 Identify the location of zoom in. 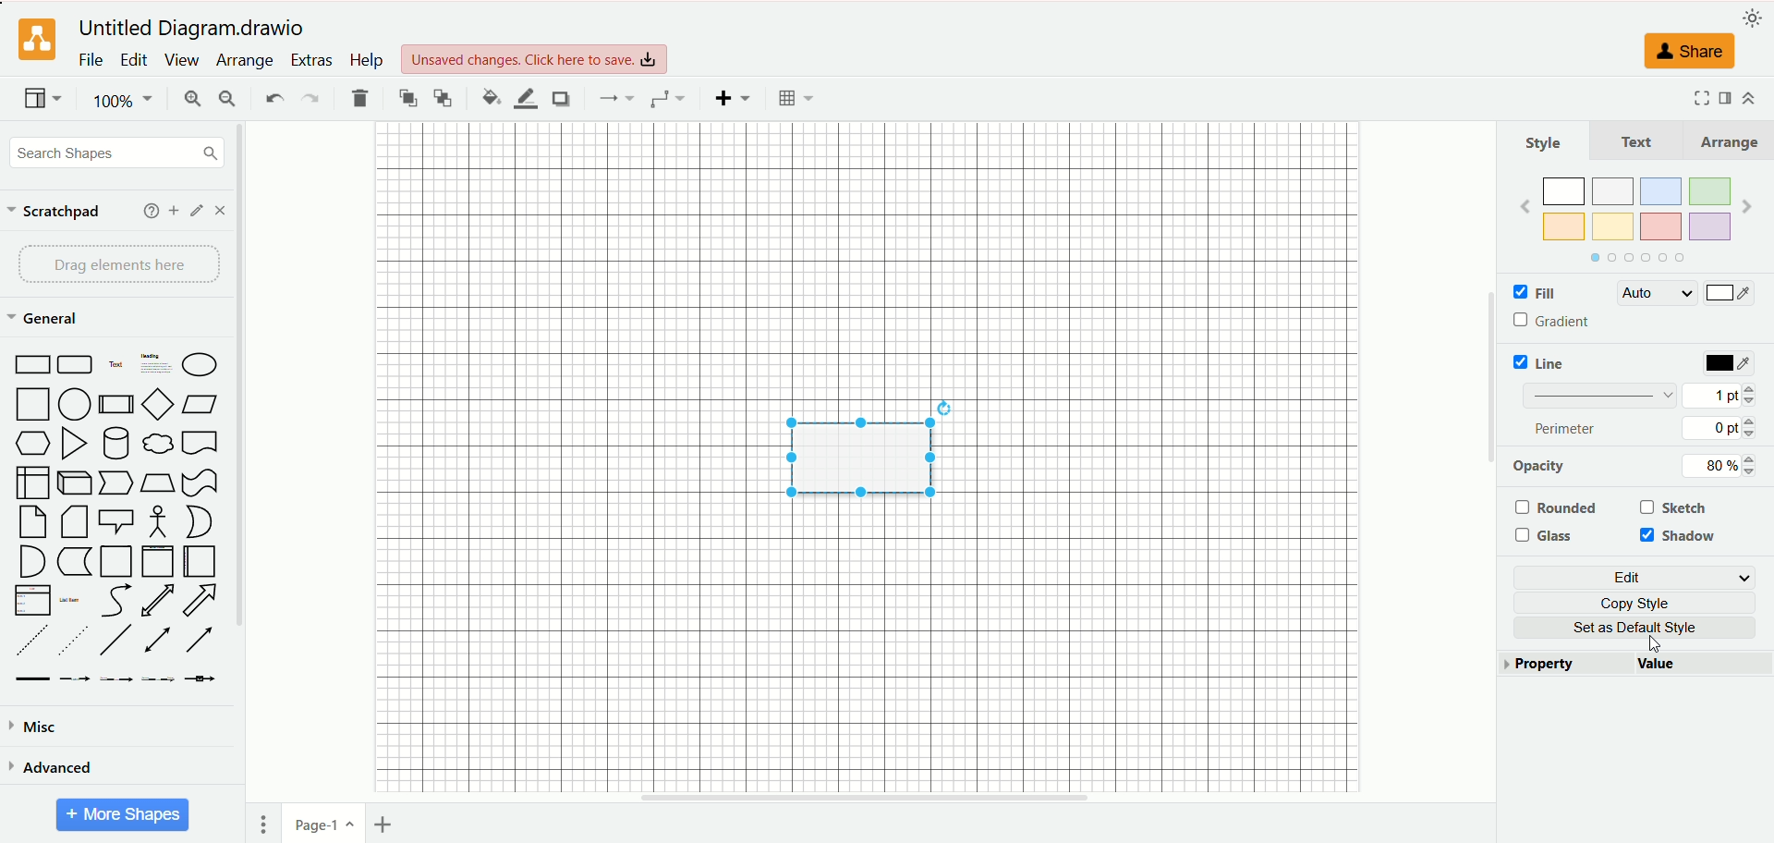
(189, 101).